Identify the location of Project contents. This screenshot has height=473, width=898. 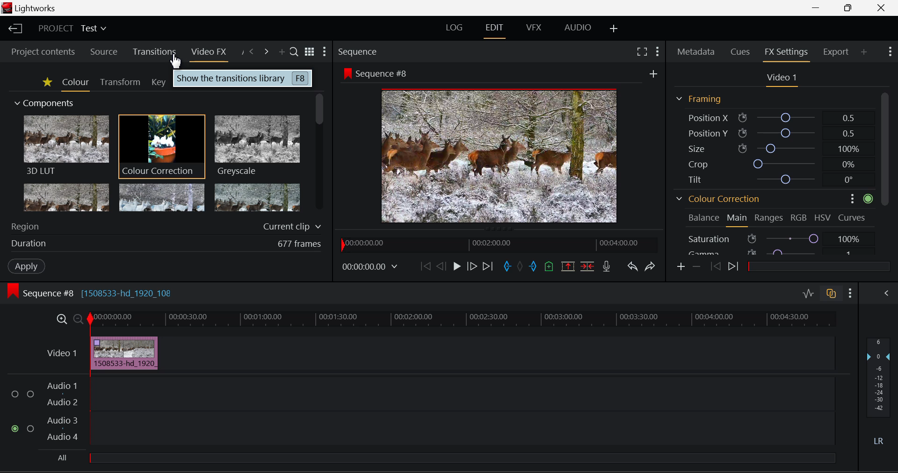
(40, 51).